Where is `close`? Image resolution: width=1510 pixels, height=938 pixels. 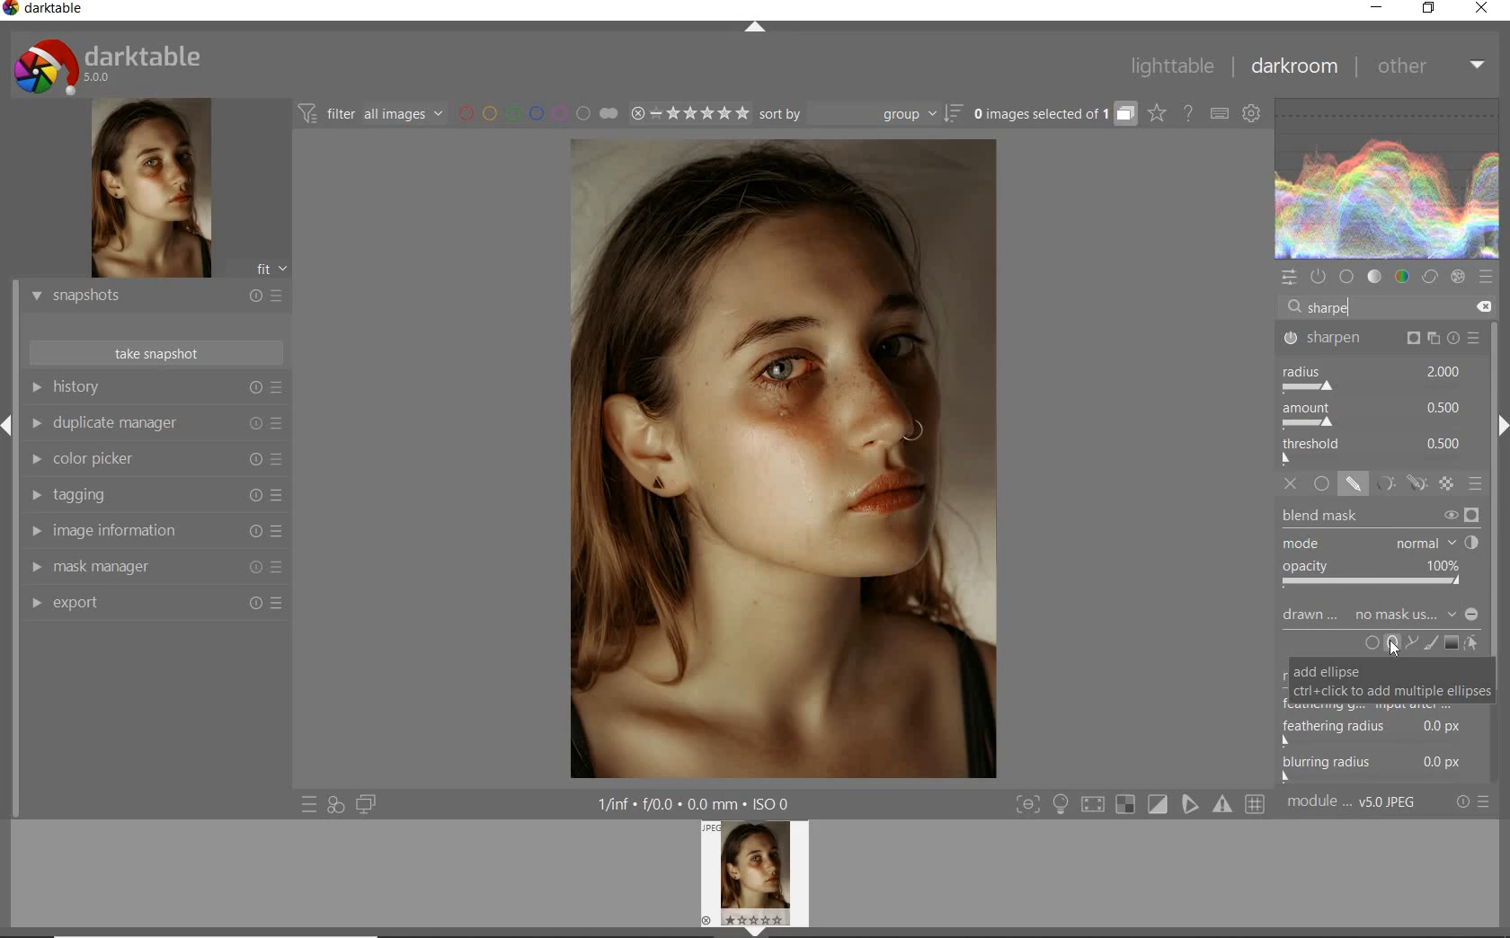 close is located at coordinates (1483, 10).